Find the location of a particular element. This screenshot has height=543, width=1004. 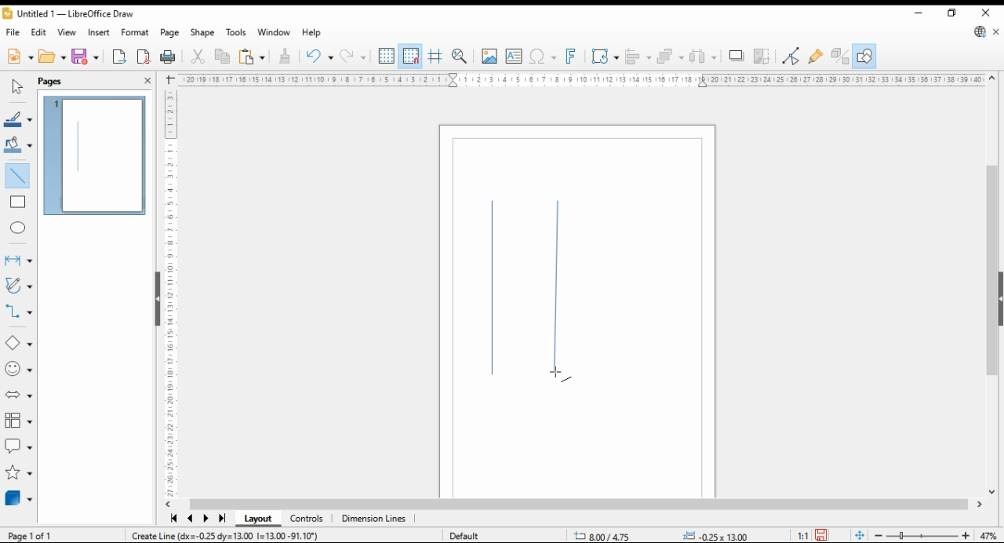

scroll bar is located at coordinates (579, 504).